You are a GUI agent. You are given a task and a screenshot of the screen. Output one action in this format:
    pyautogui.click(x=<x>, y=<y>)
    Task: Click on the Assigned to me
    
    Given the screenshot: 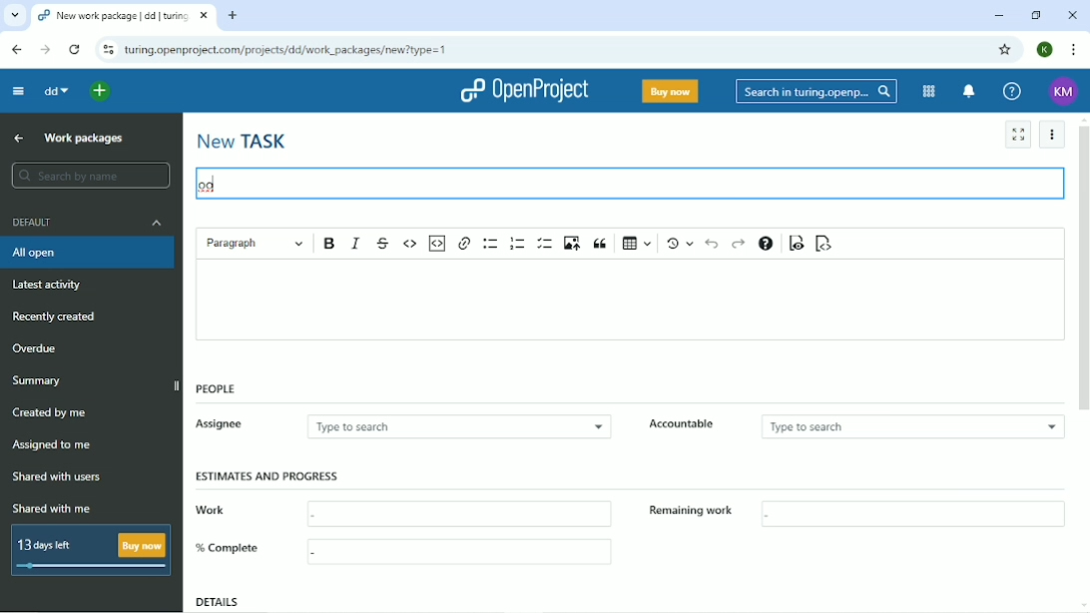 What is the action you would take?
    pyautogui.click(x=52, y=445)
    